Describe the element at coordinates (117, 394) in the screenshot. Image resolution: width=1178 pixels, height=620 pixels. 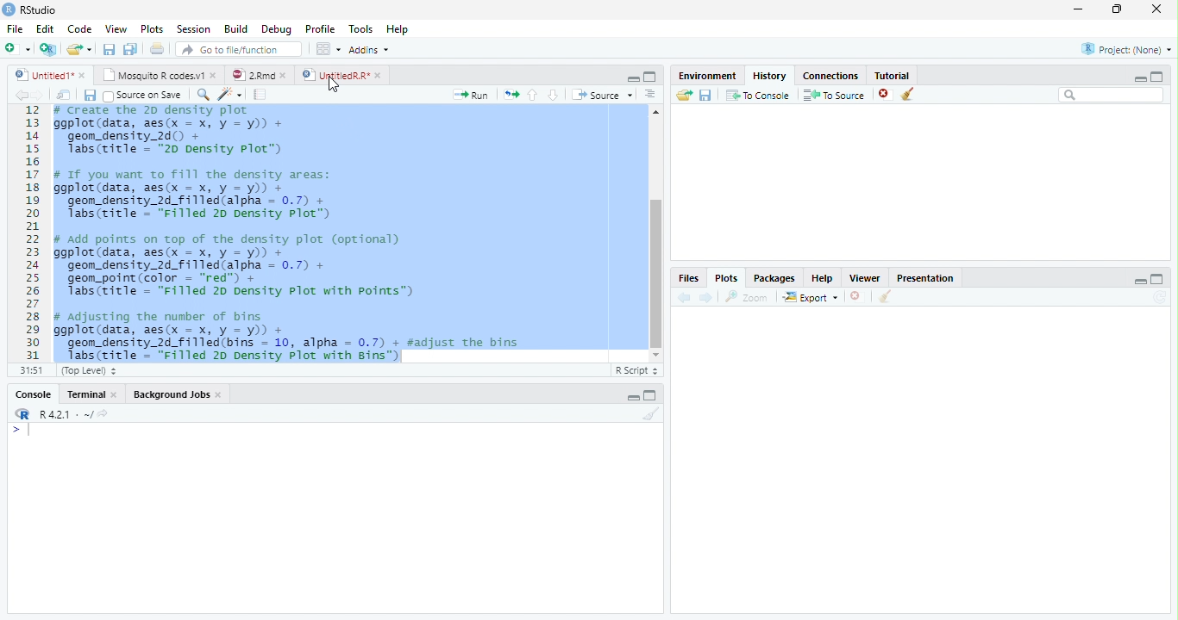
I see `close` at that location.